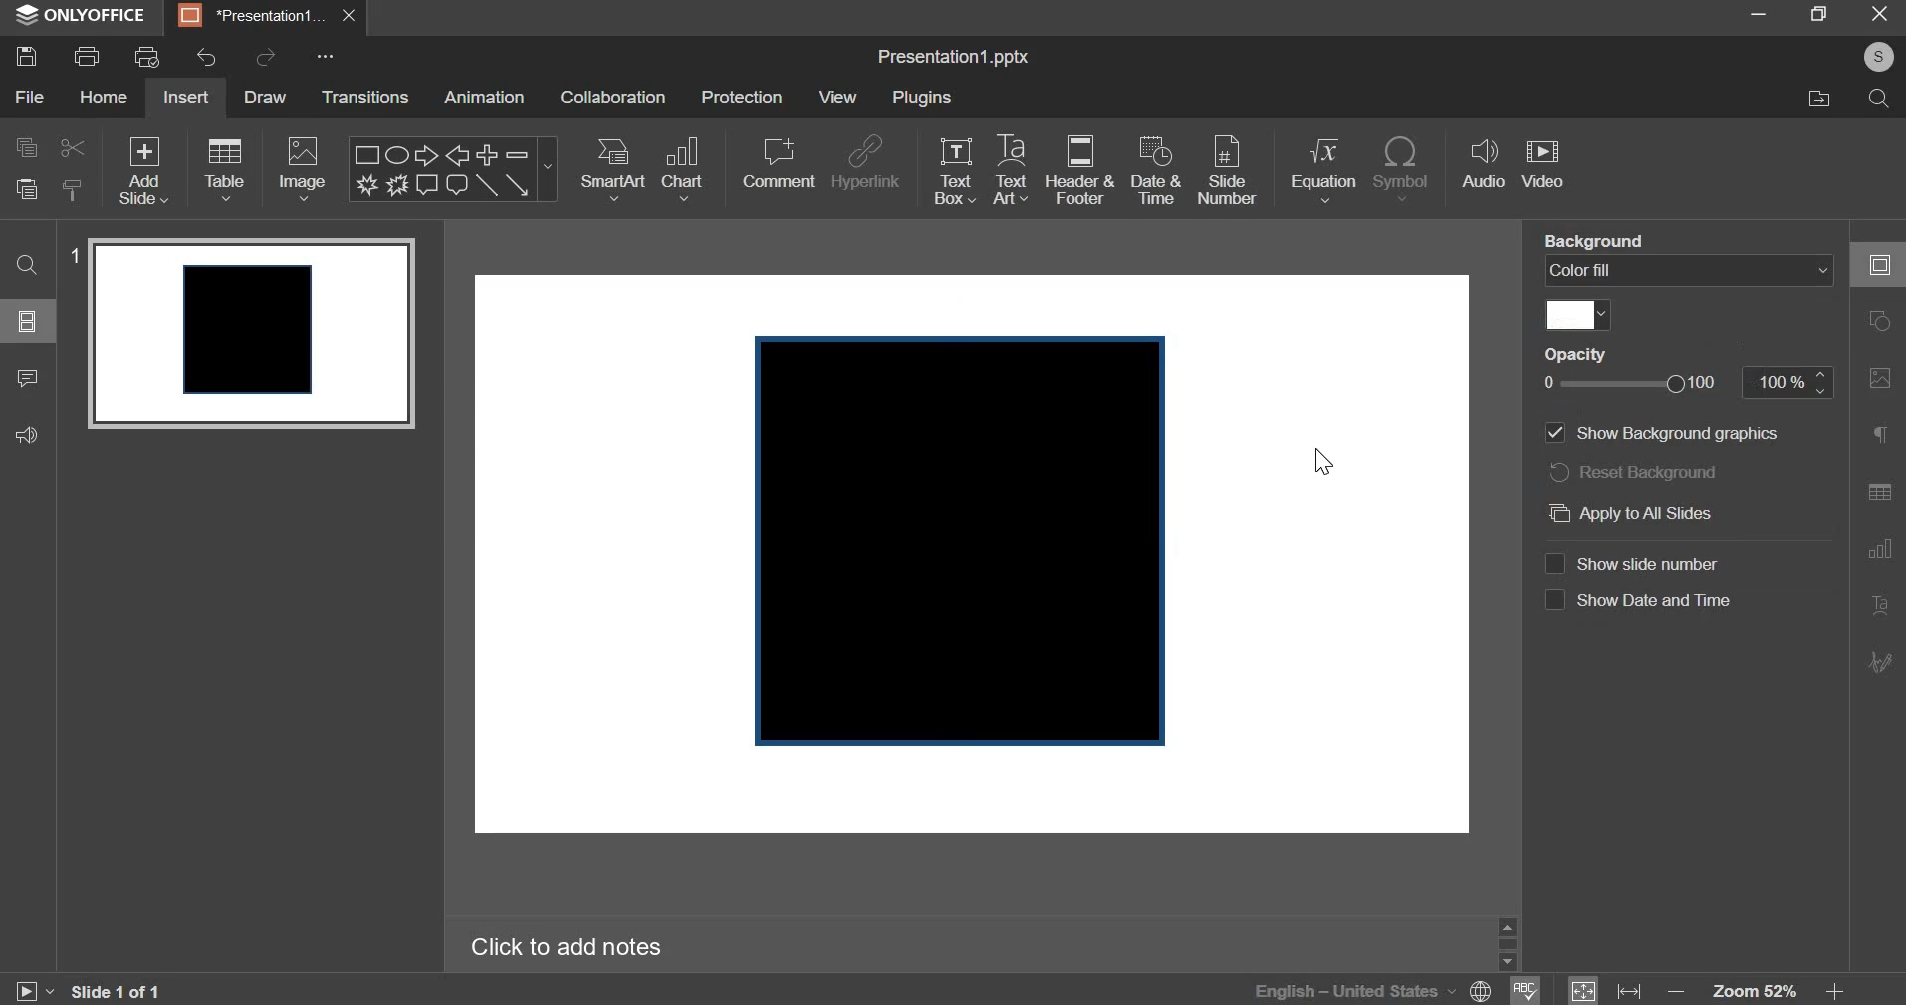  I want to click on shape Caret, so click(548, 171).